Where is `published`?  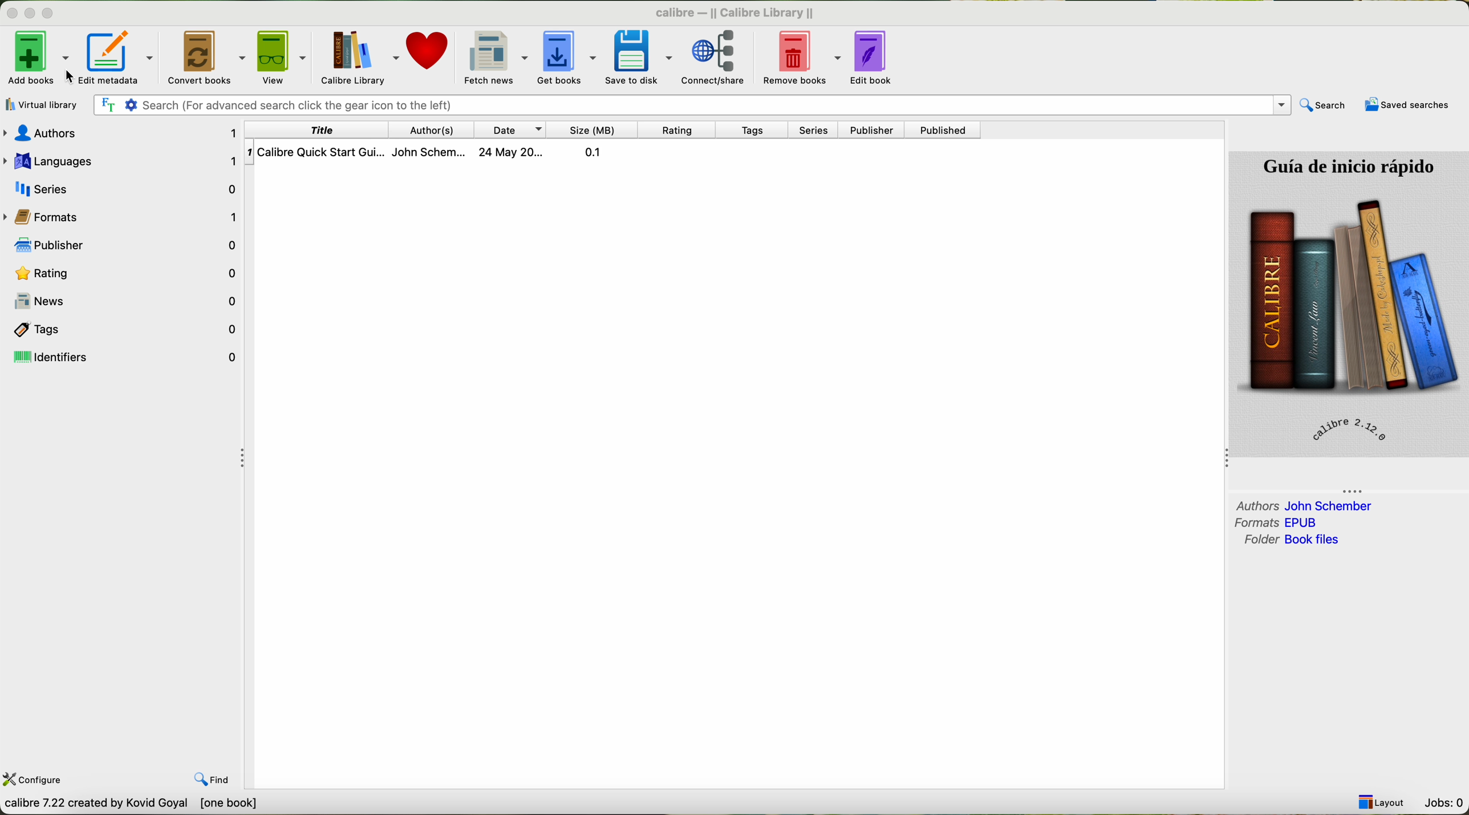 published is located at coordinates (945, 131).